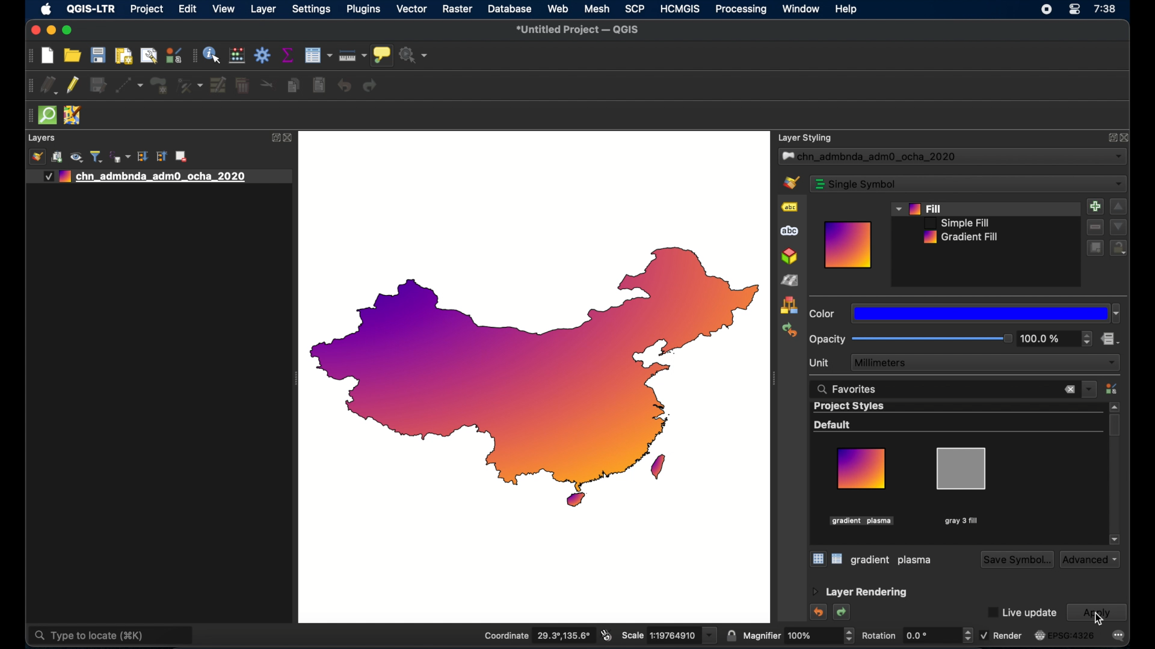  I want to click on current crs, so click(1065, 635).